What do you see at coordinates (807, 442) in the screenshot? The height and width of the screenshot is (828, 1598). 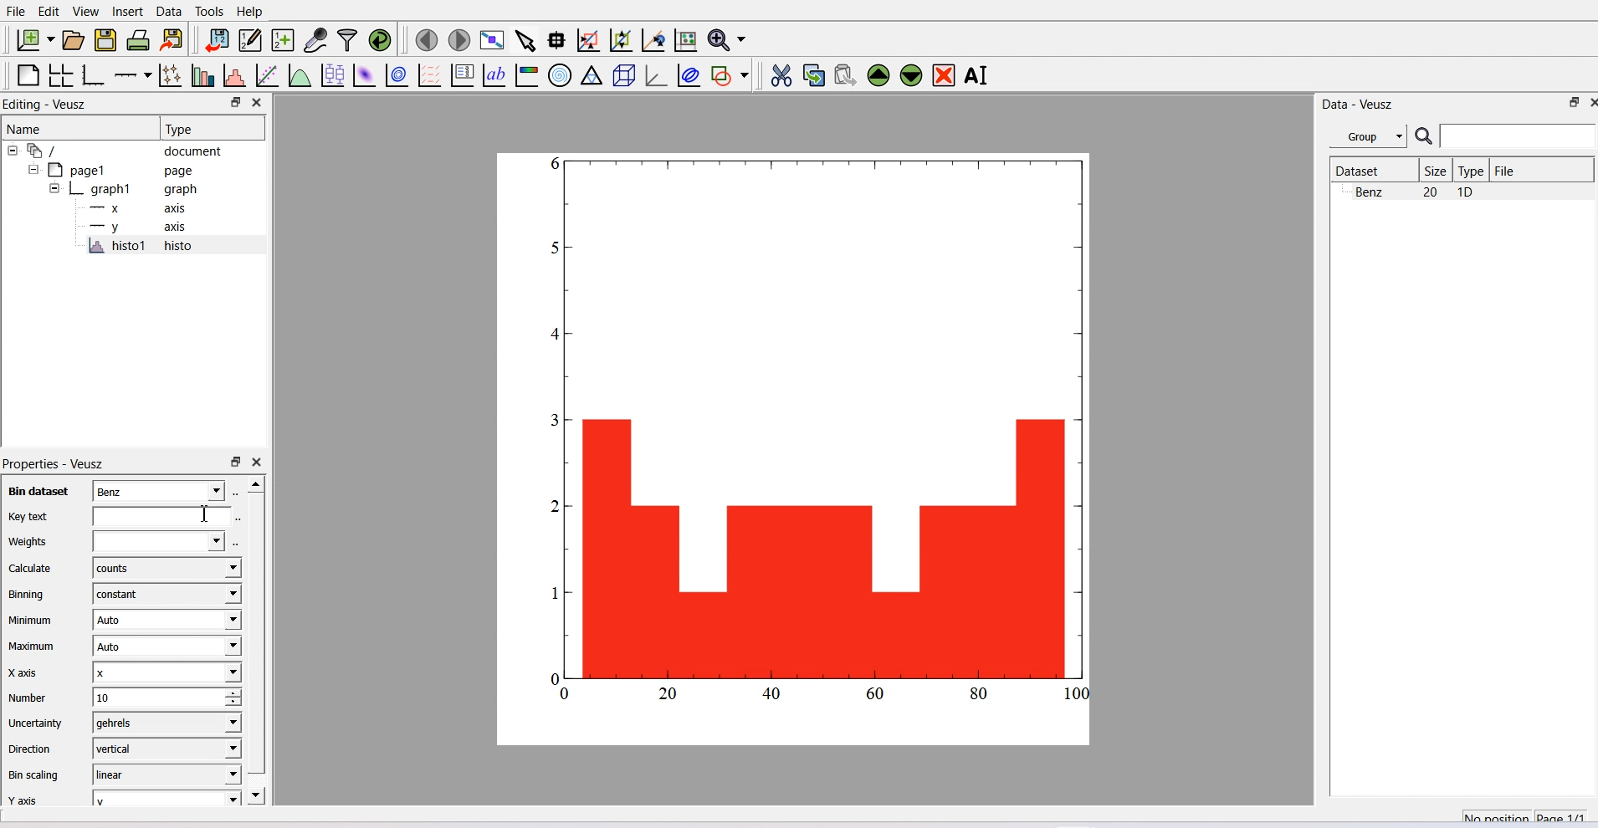 I see `Histogram` at bounding box center [807, 442].